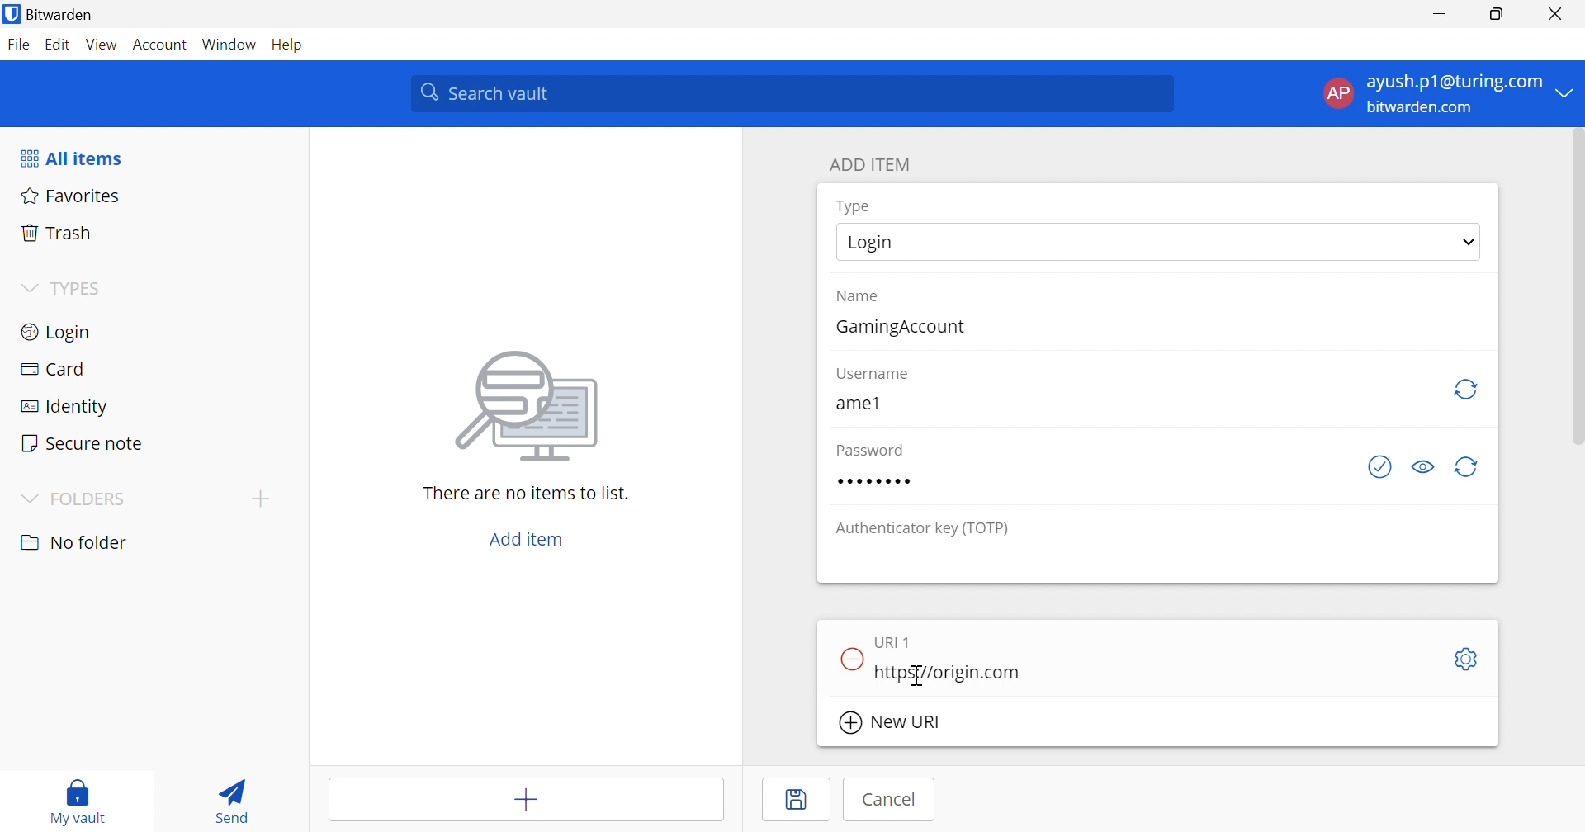 This screenshot has height=832, width=1585. What do you see at coordinates (1498, 15) in the screenshot?
I see `Restore Down` at bounding box center [1498, 15].